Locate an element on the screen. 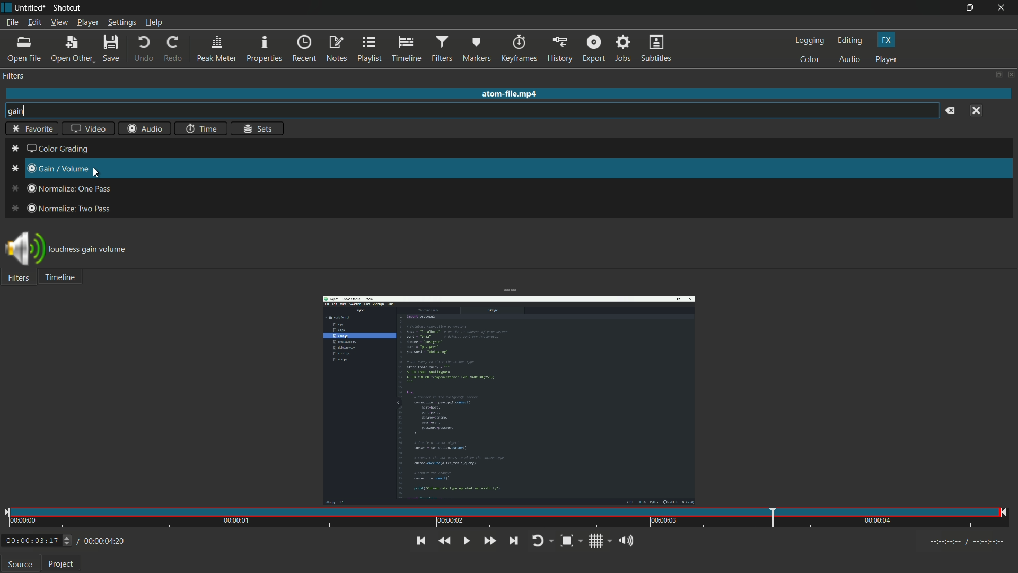 The width and height of the screenshot is (1018, 573). favorite is located at coordinates (32, 128).